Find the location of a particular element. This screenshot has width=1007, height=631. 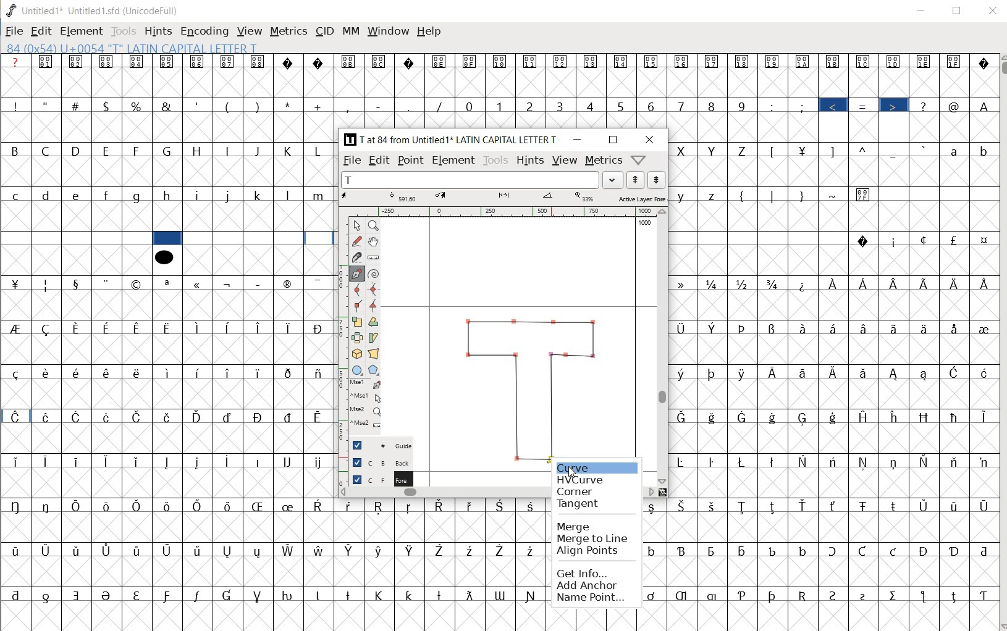

scale is located at coordinates (358, 320).